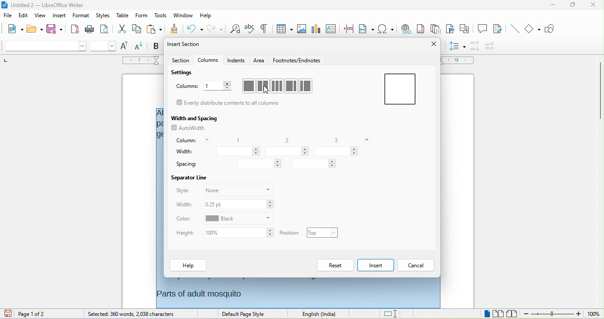 Image resolution: width=604 pixels, height=319 pixels. Describe the element at coordinates (236, 139) in the screenshot. I see `1` at that location.